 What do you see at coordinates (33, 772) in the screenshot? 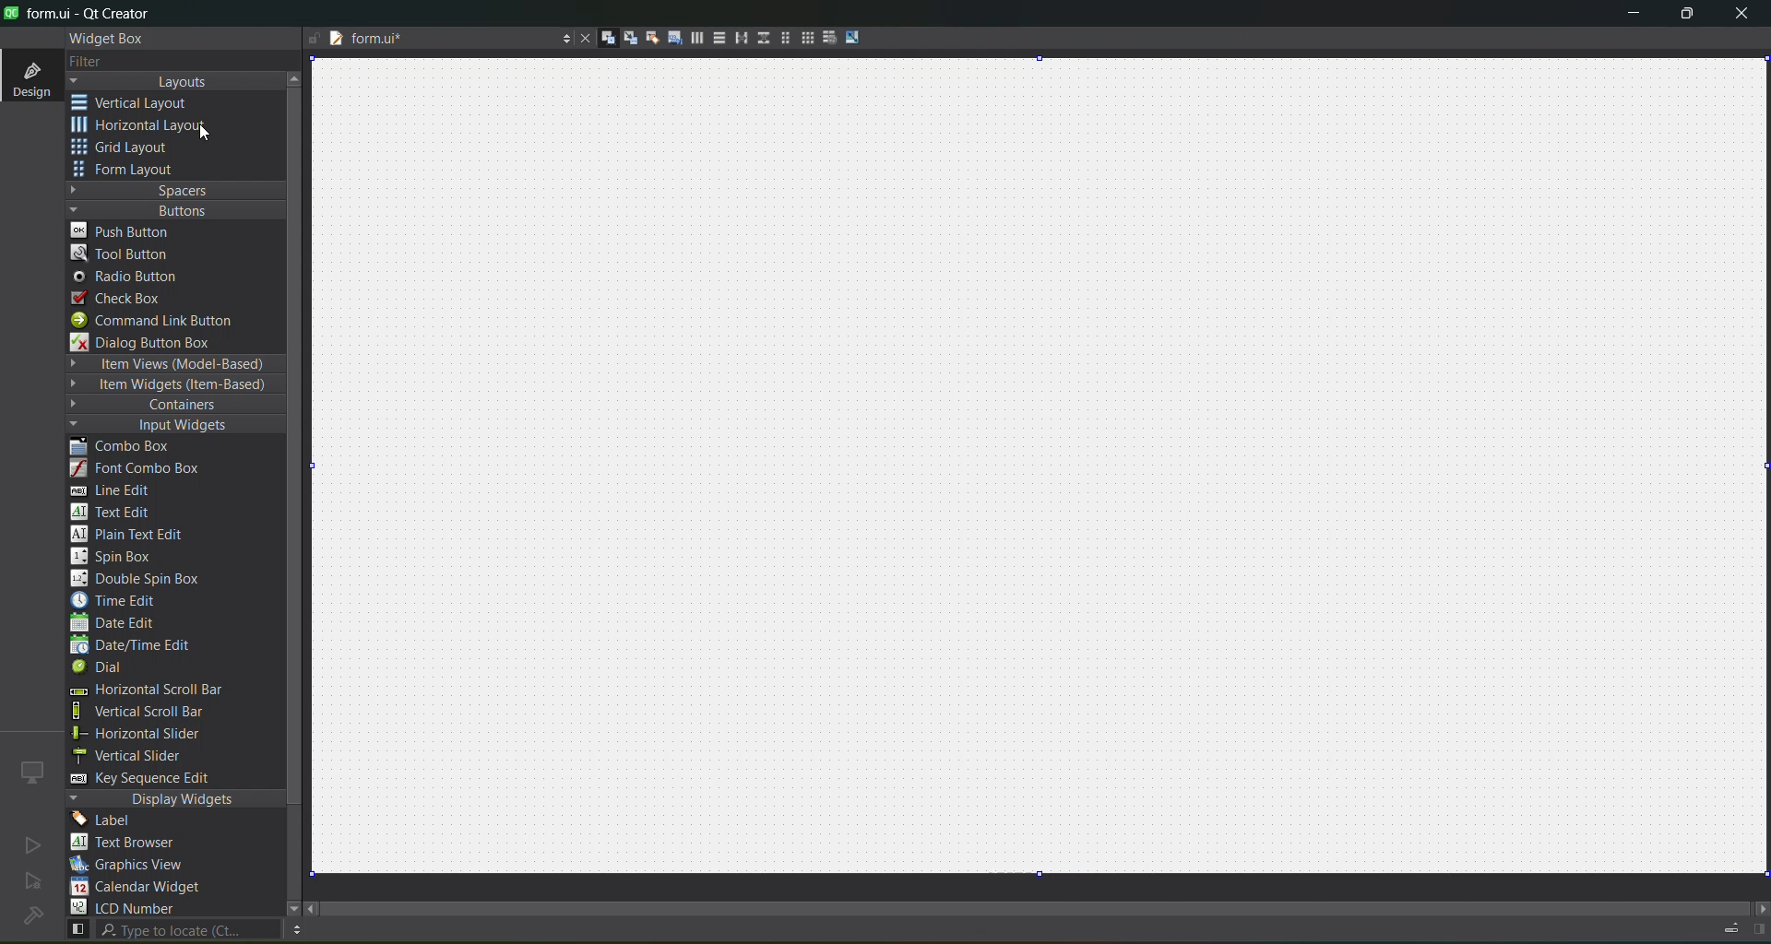
I see `icon` at bounding box center [33, 772].